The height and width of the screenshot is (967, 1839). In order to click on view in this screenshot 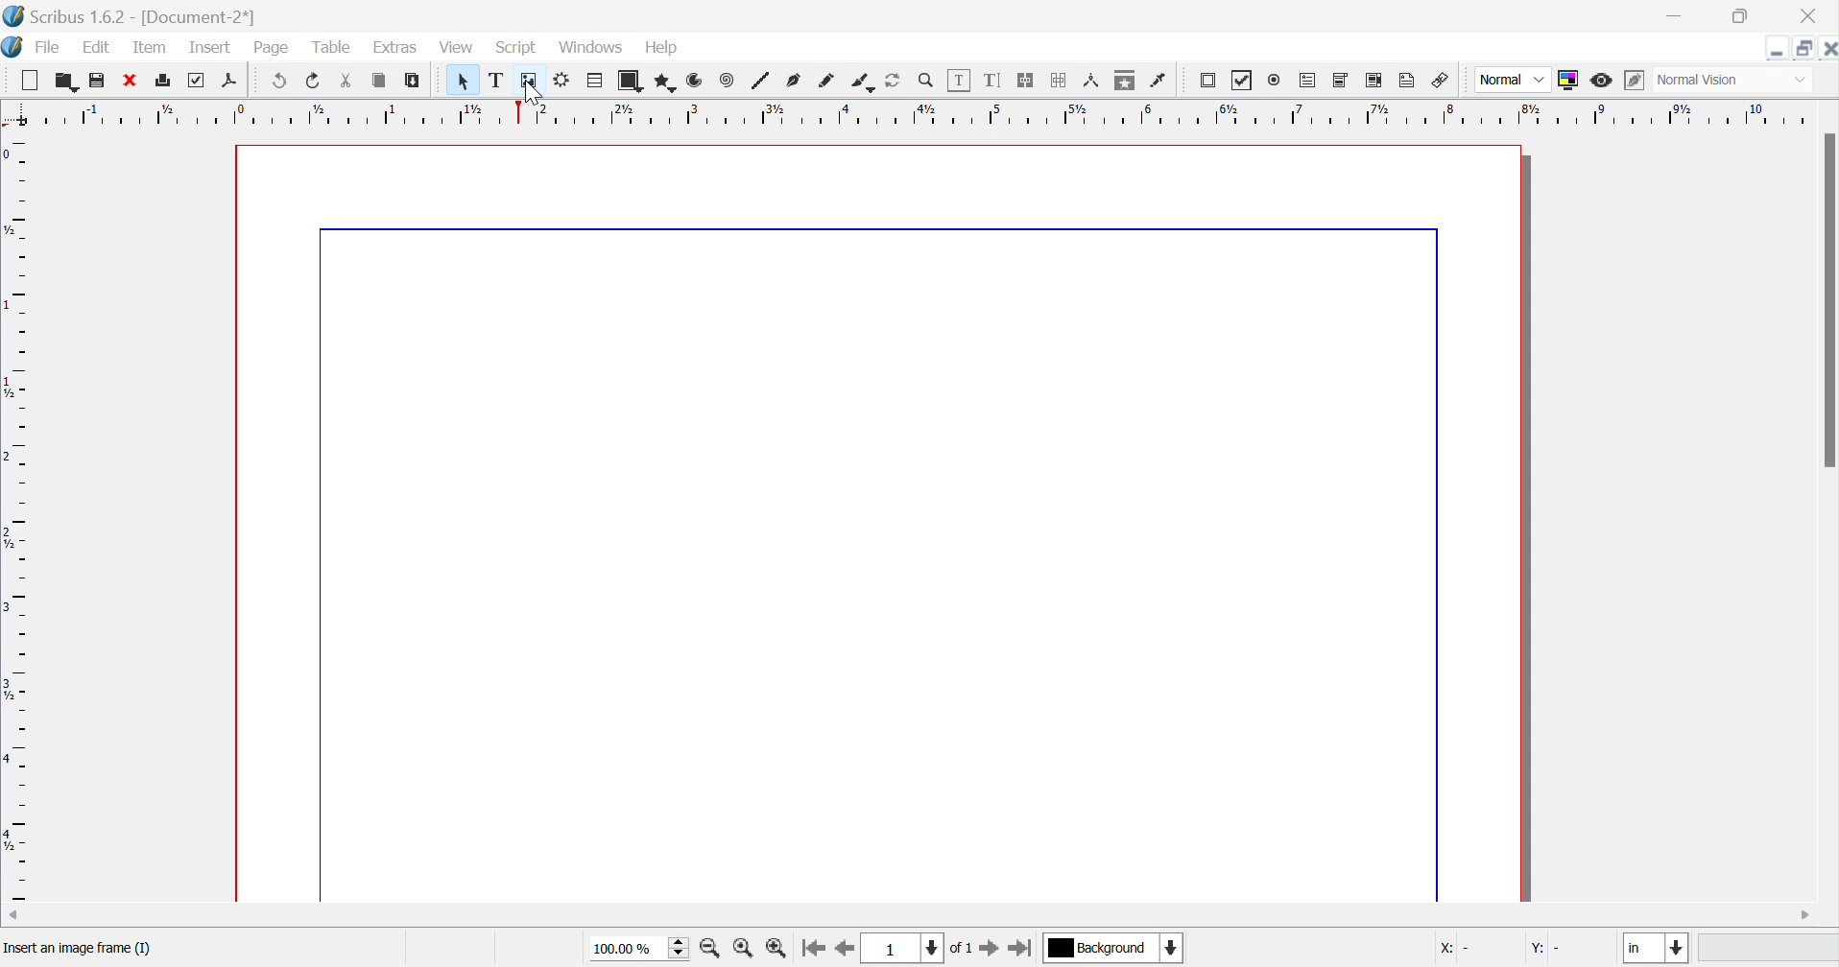, I will do `click(453, 46)`.